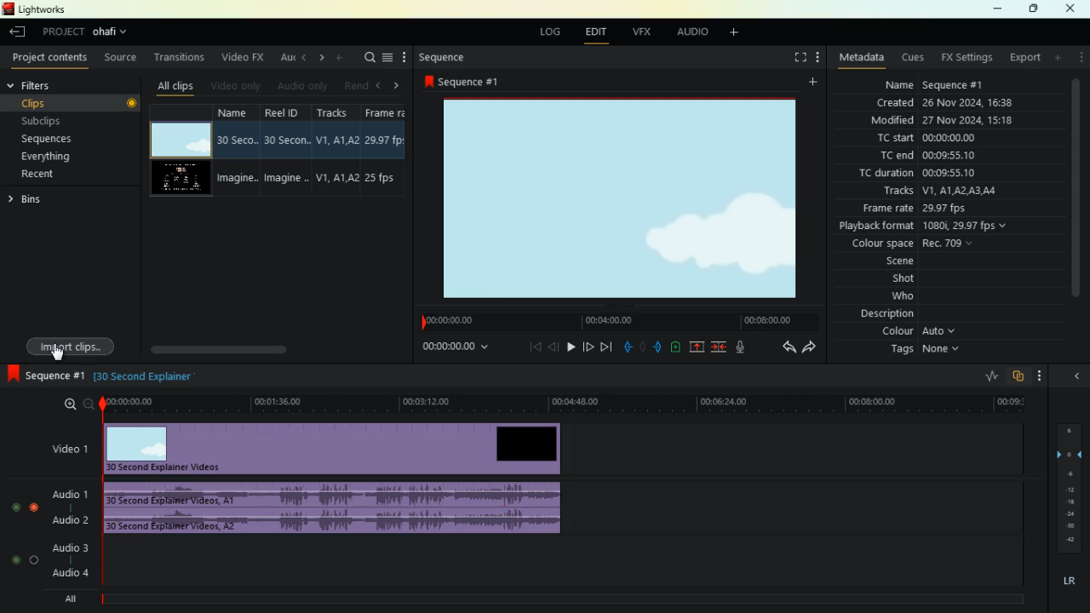 This screenshot has width=1090, height=613. What do you see at coordinates (740, 34) in the screenshot?
I see `add` at bounding box center [740, 34].